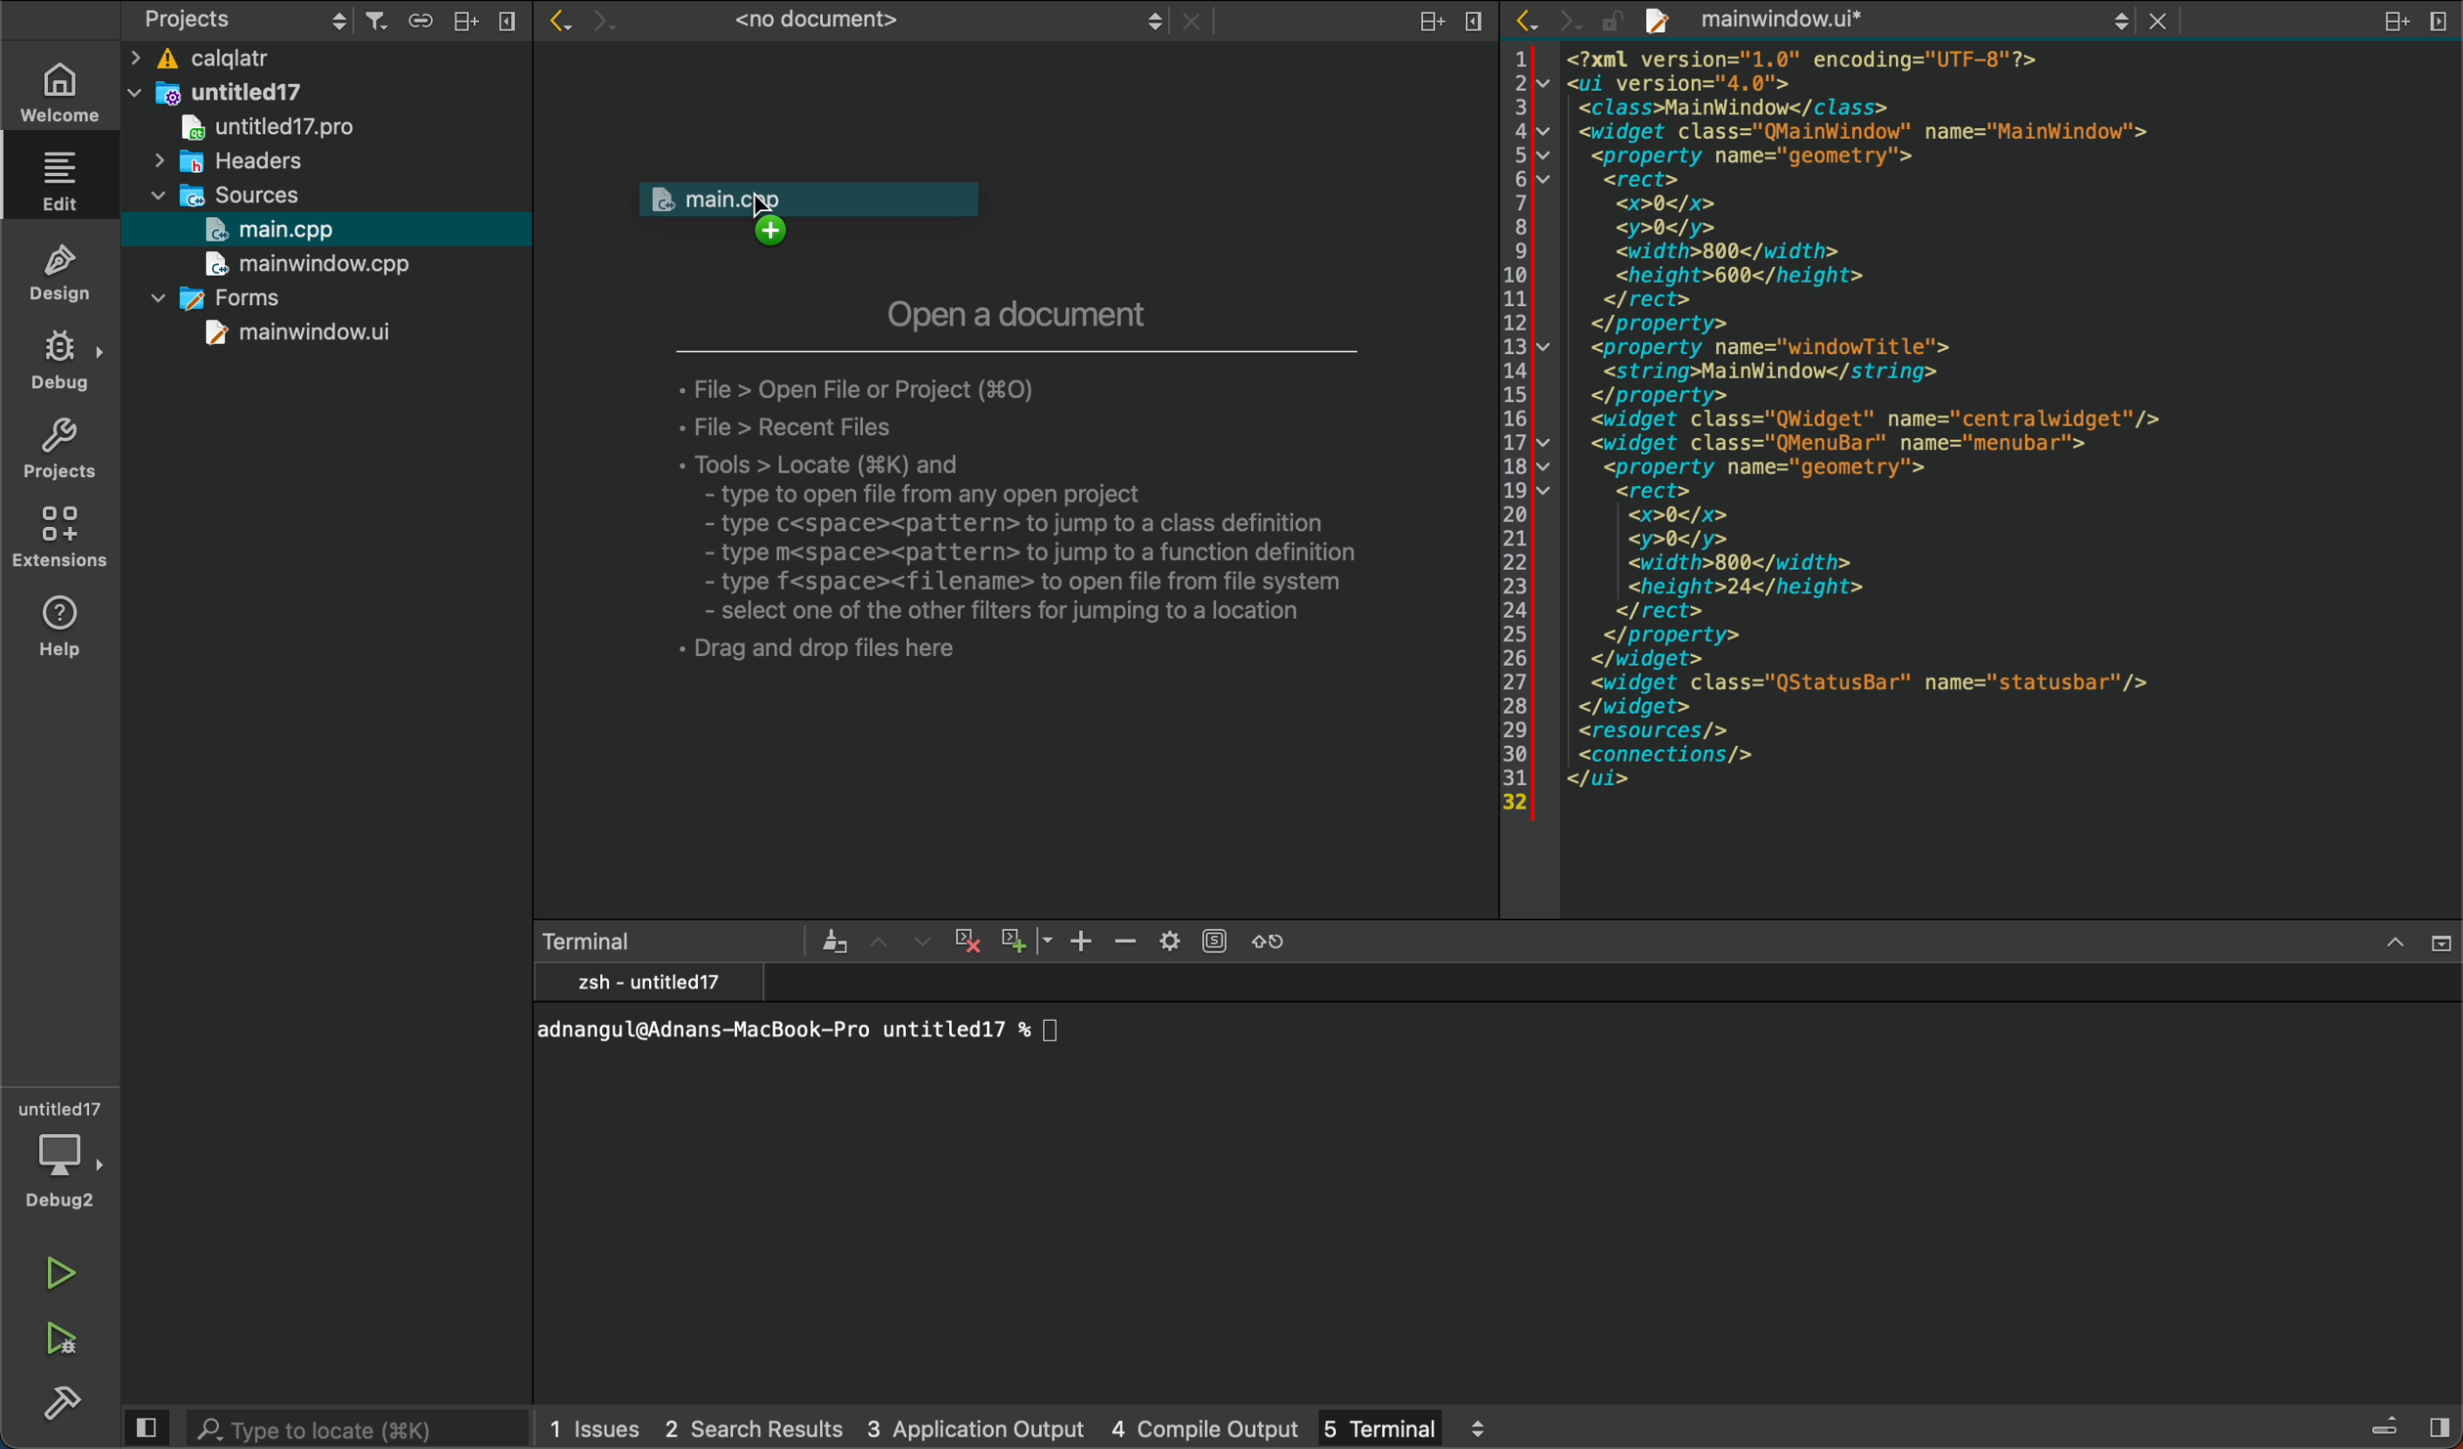 The image size is (2463, 1449). What do you see at coordinates (2169, 21) in the screenshot?
I see `close document` at bounding box center [2169, 21].